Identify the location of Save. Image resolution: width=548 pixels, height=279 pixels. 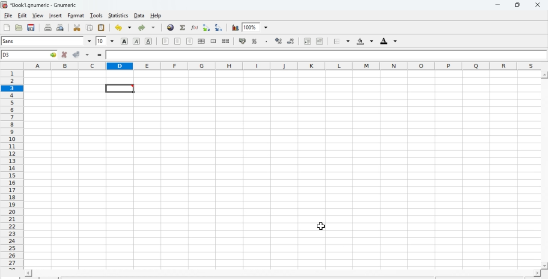
(31, 28).